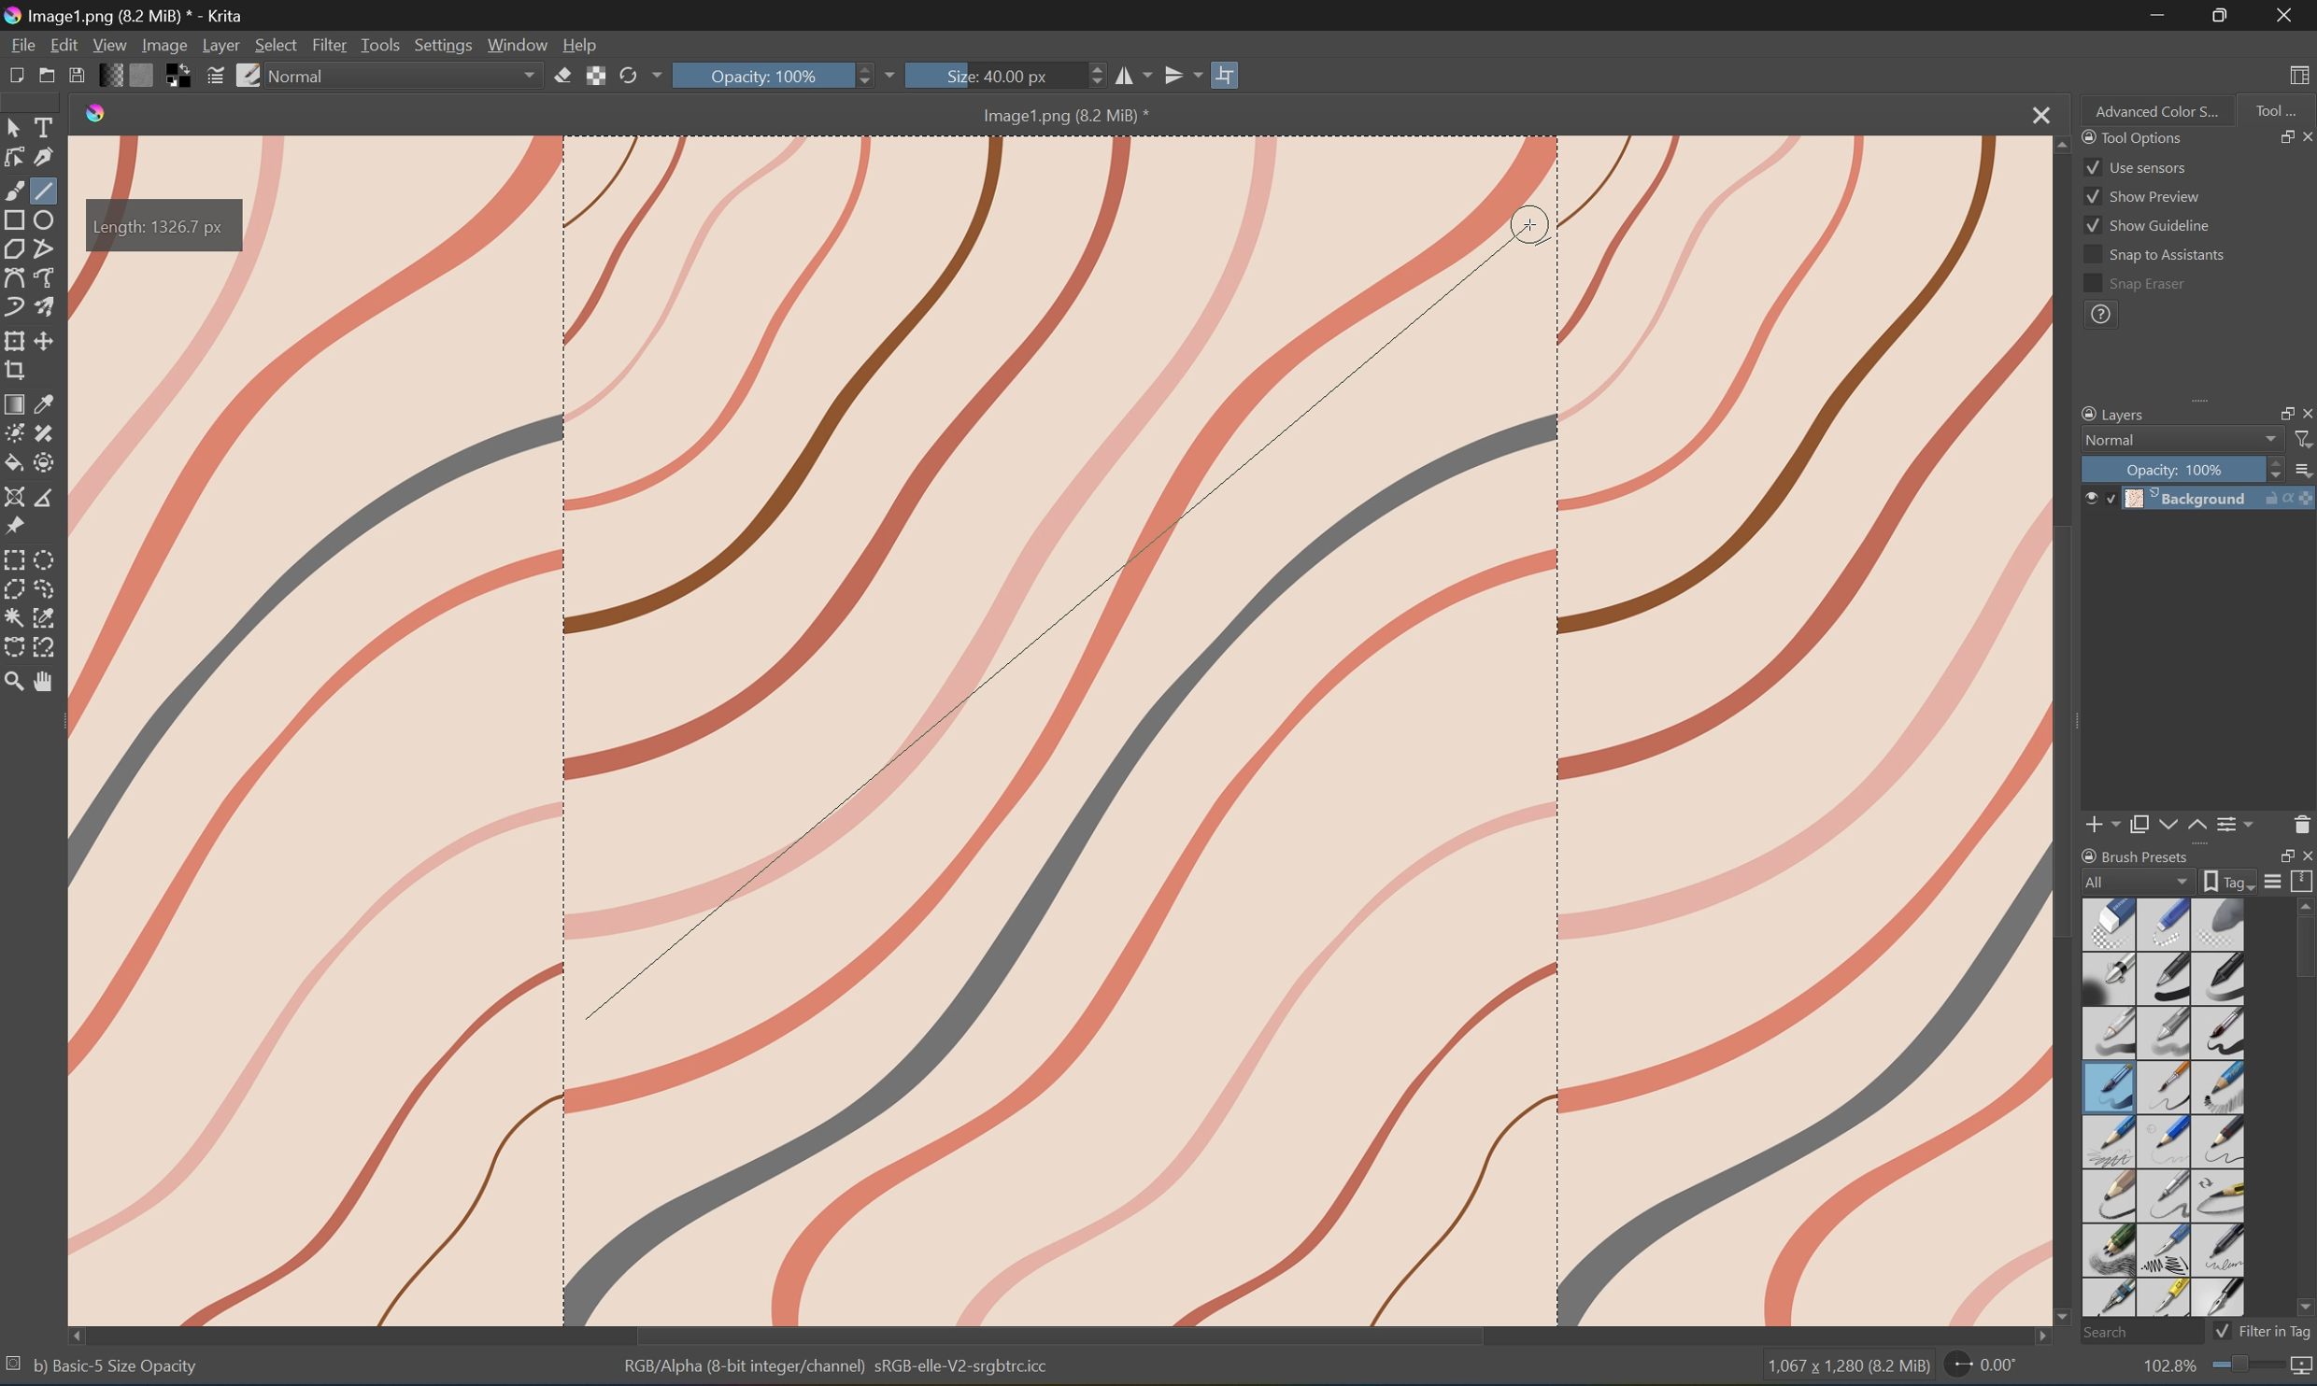 This screenshot has width=2317, height=1386. Describe the element at coordinates (1531, 227) in the screenshot. I see `Cursor` at that location.